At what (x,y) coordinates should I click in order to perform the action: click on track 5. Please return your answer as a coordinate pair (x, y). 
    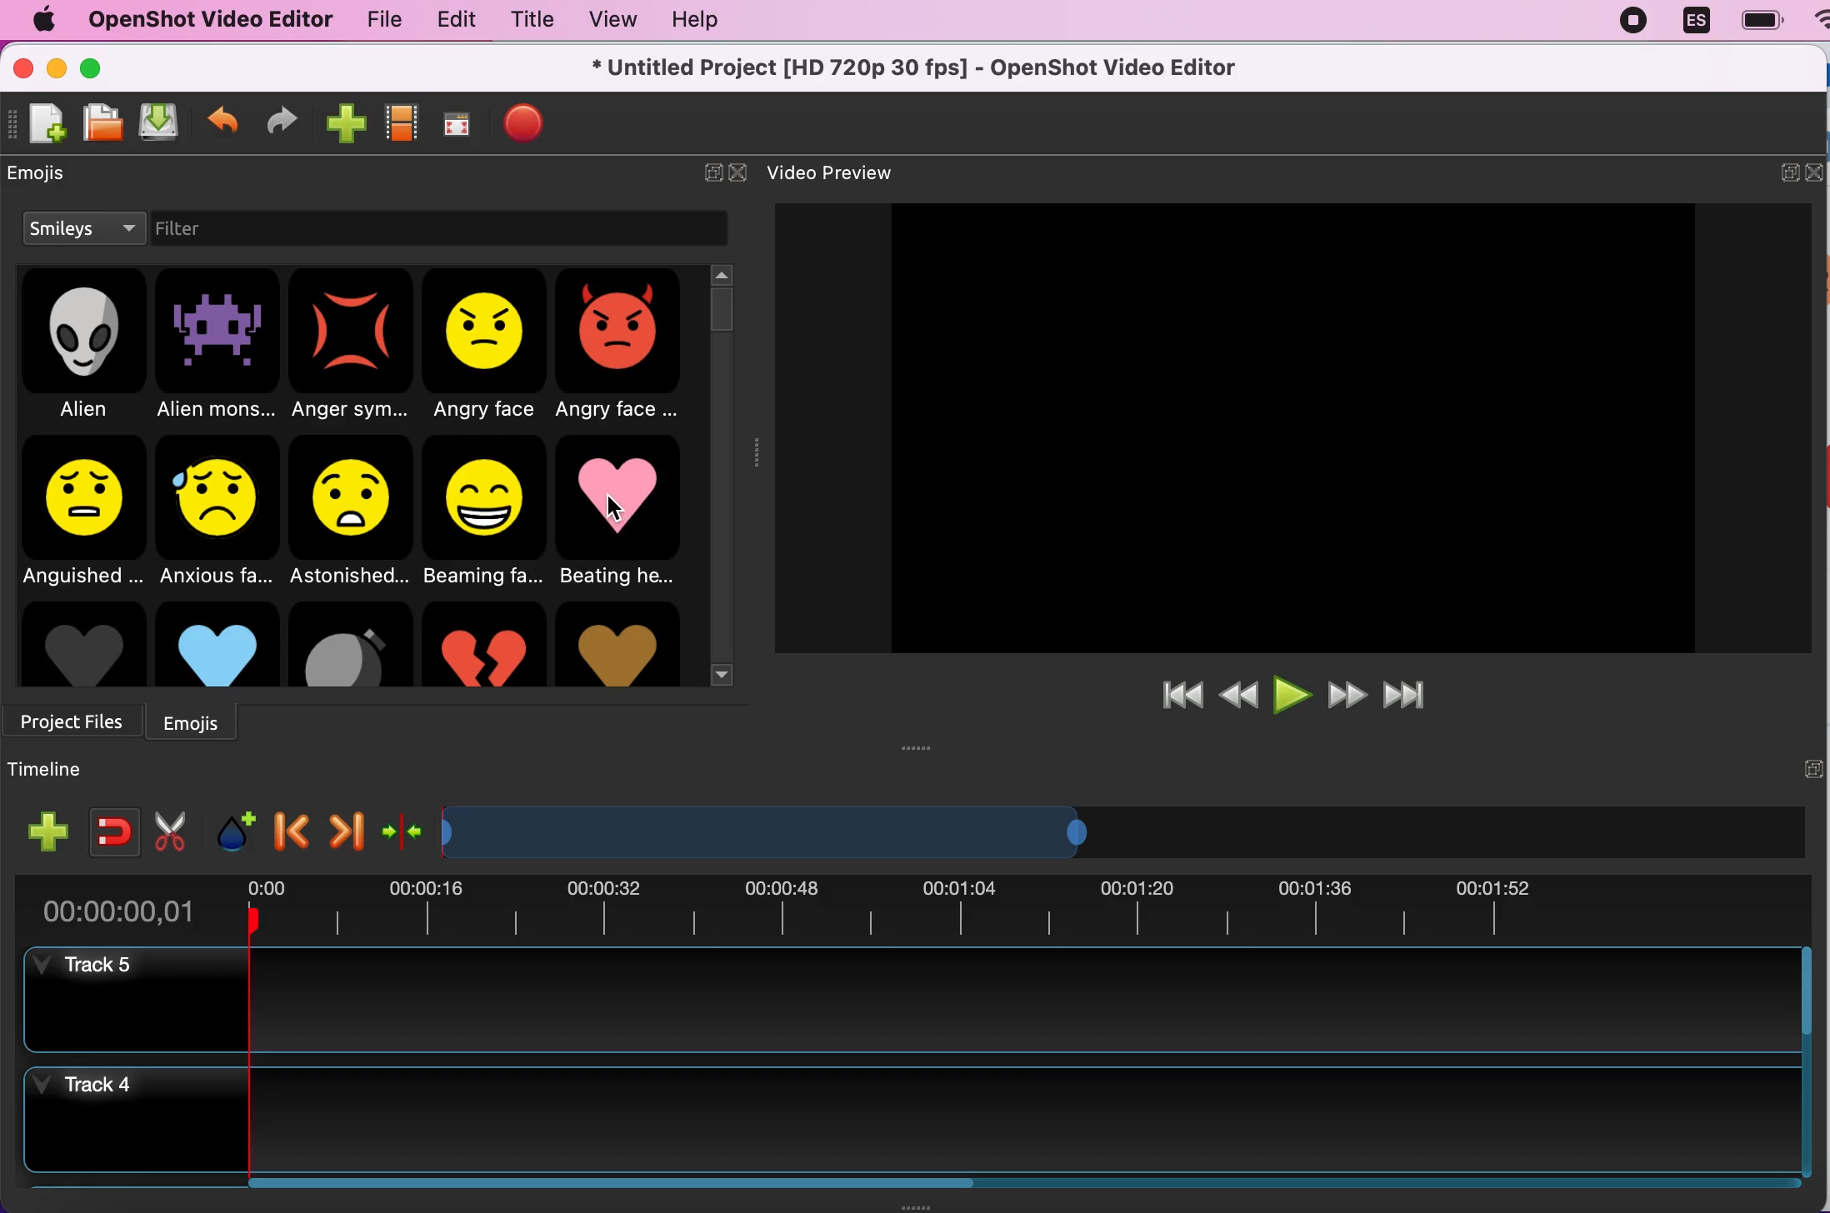
    Looking at the image, I should click on (908, 1001).